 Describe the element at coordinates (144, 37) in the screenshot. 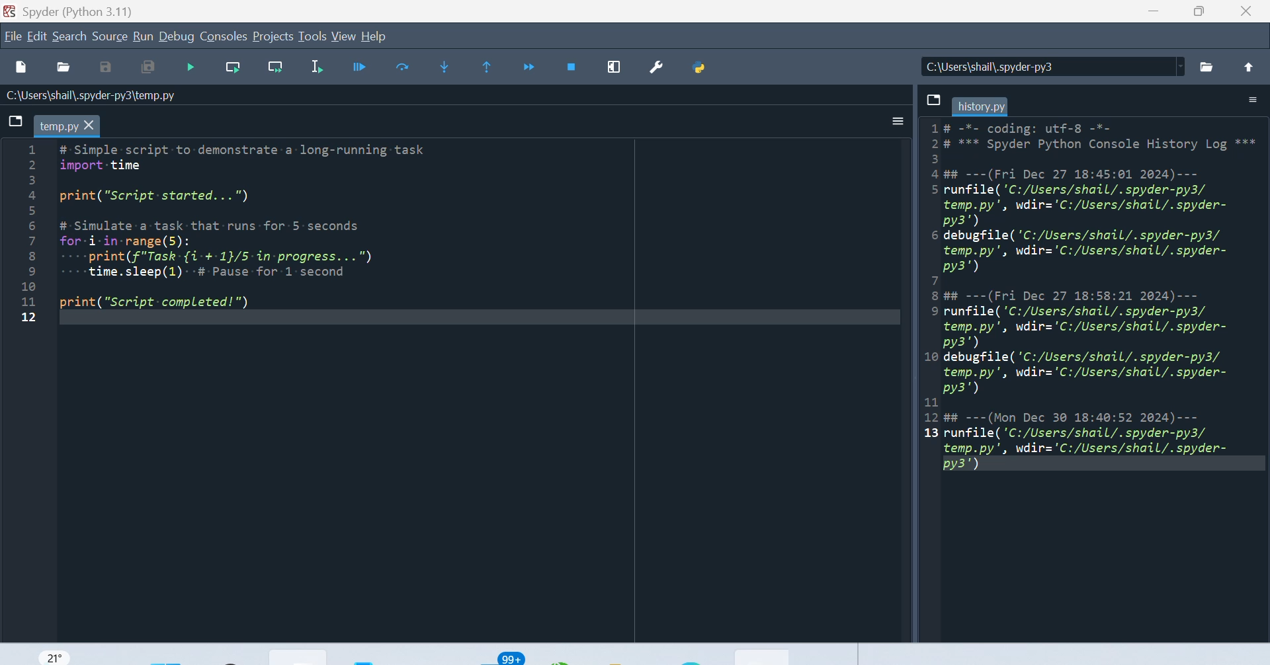

I see `Run` at that location.